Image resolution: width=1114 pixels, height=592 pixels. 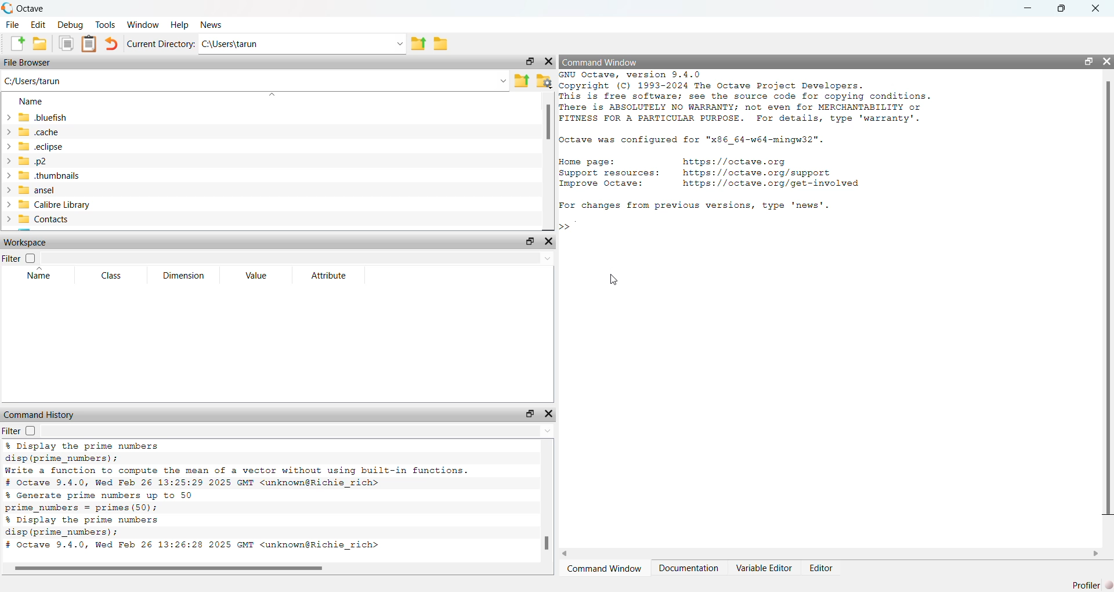 What do you see at coordinates (1097, 9) in the screenshot?
I see `close` at bounding box center [1097, 9].